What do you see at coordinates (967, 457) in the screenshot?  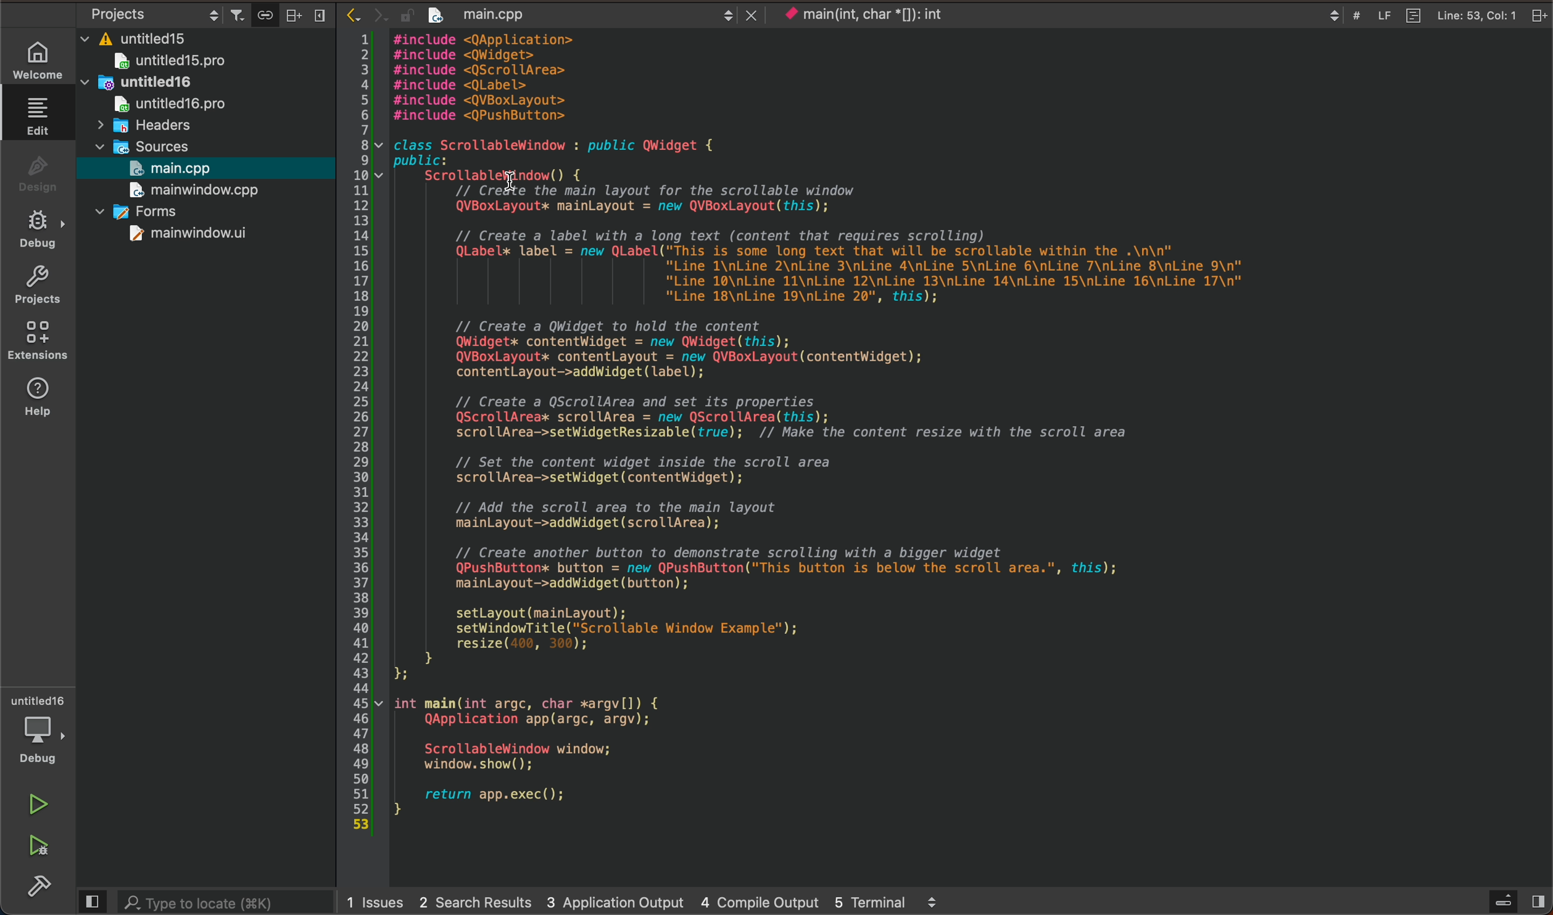 I see `updated code` at bounding box center [967, 457].